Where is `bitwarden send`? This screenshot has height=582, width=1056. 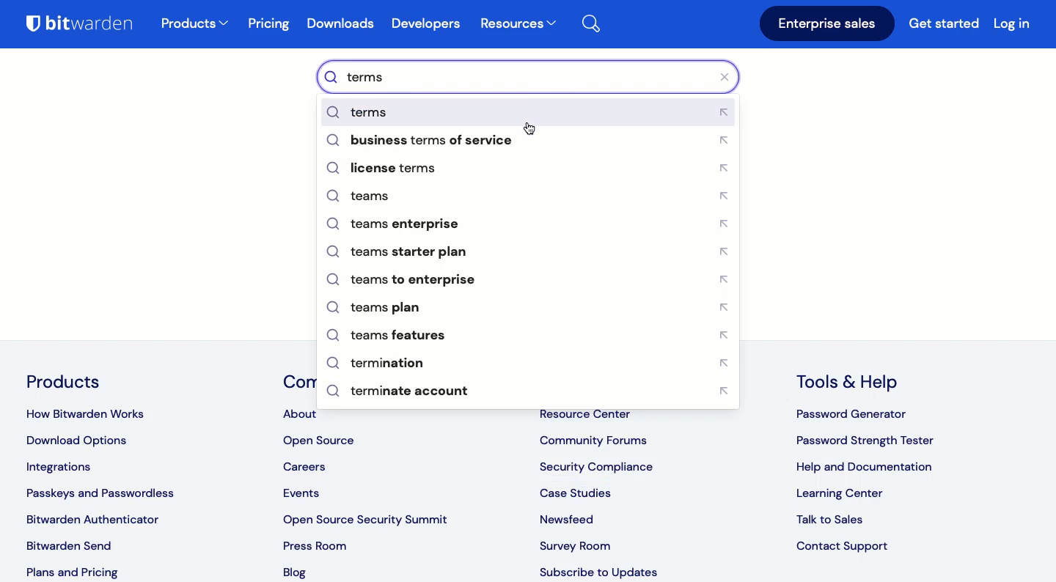
bitwarden send is located at coordinates (73, 545).